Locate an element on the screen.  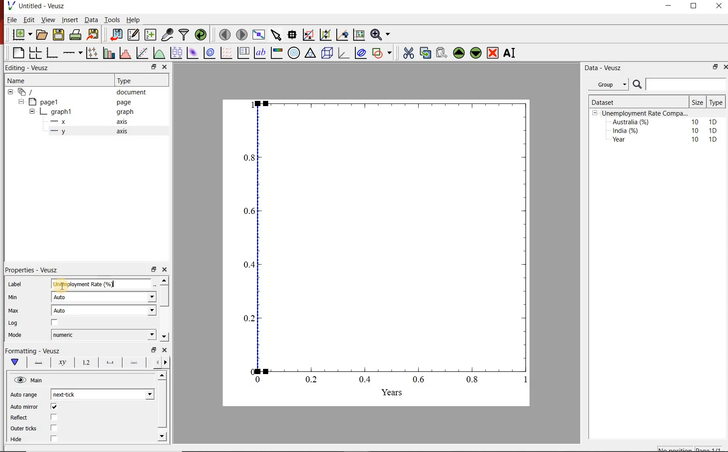
minor ticks is located at coordinates (134, 362).